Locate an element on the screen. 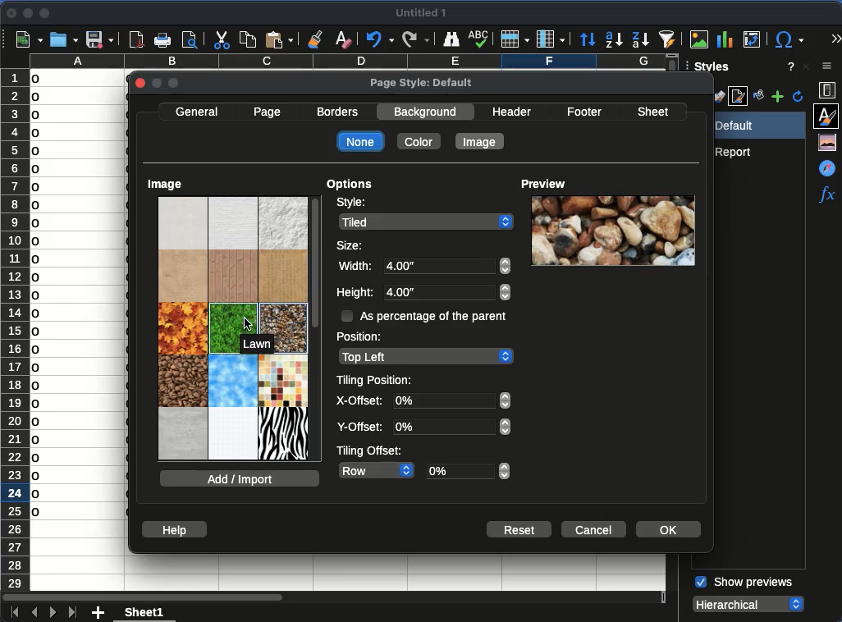 The image size is (842, 622). general is located at coordinates (197, 112).